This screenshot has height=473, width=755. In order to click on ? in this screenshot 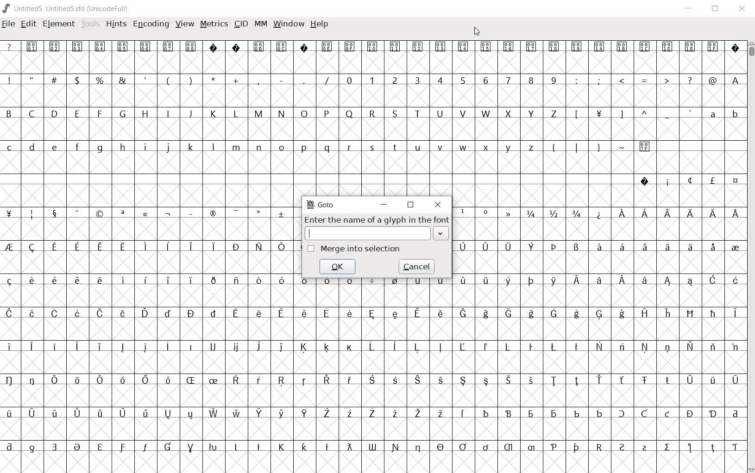, I will do `click(10, 46)`.